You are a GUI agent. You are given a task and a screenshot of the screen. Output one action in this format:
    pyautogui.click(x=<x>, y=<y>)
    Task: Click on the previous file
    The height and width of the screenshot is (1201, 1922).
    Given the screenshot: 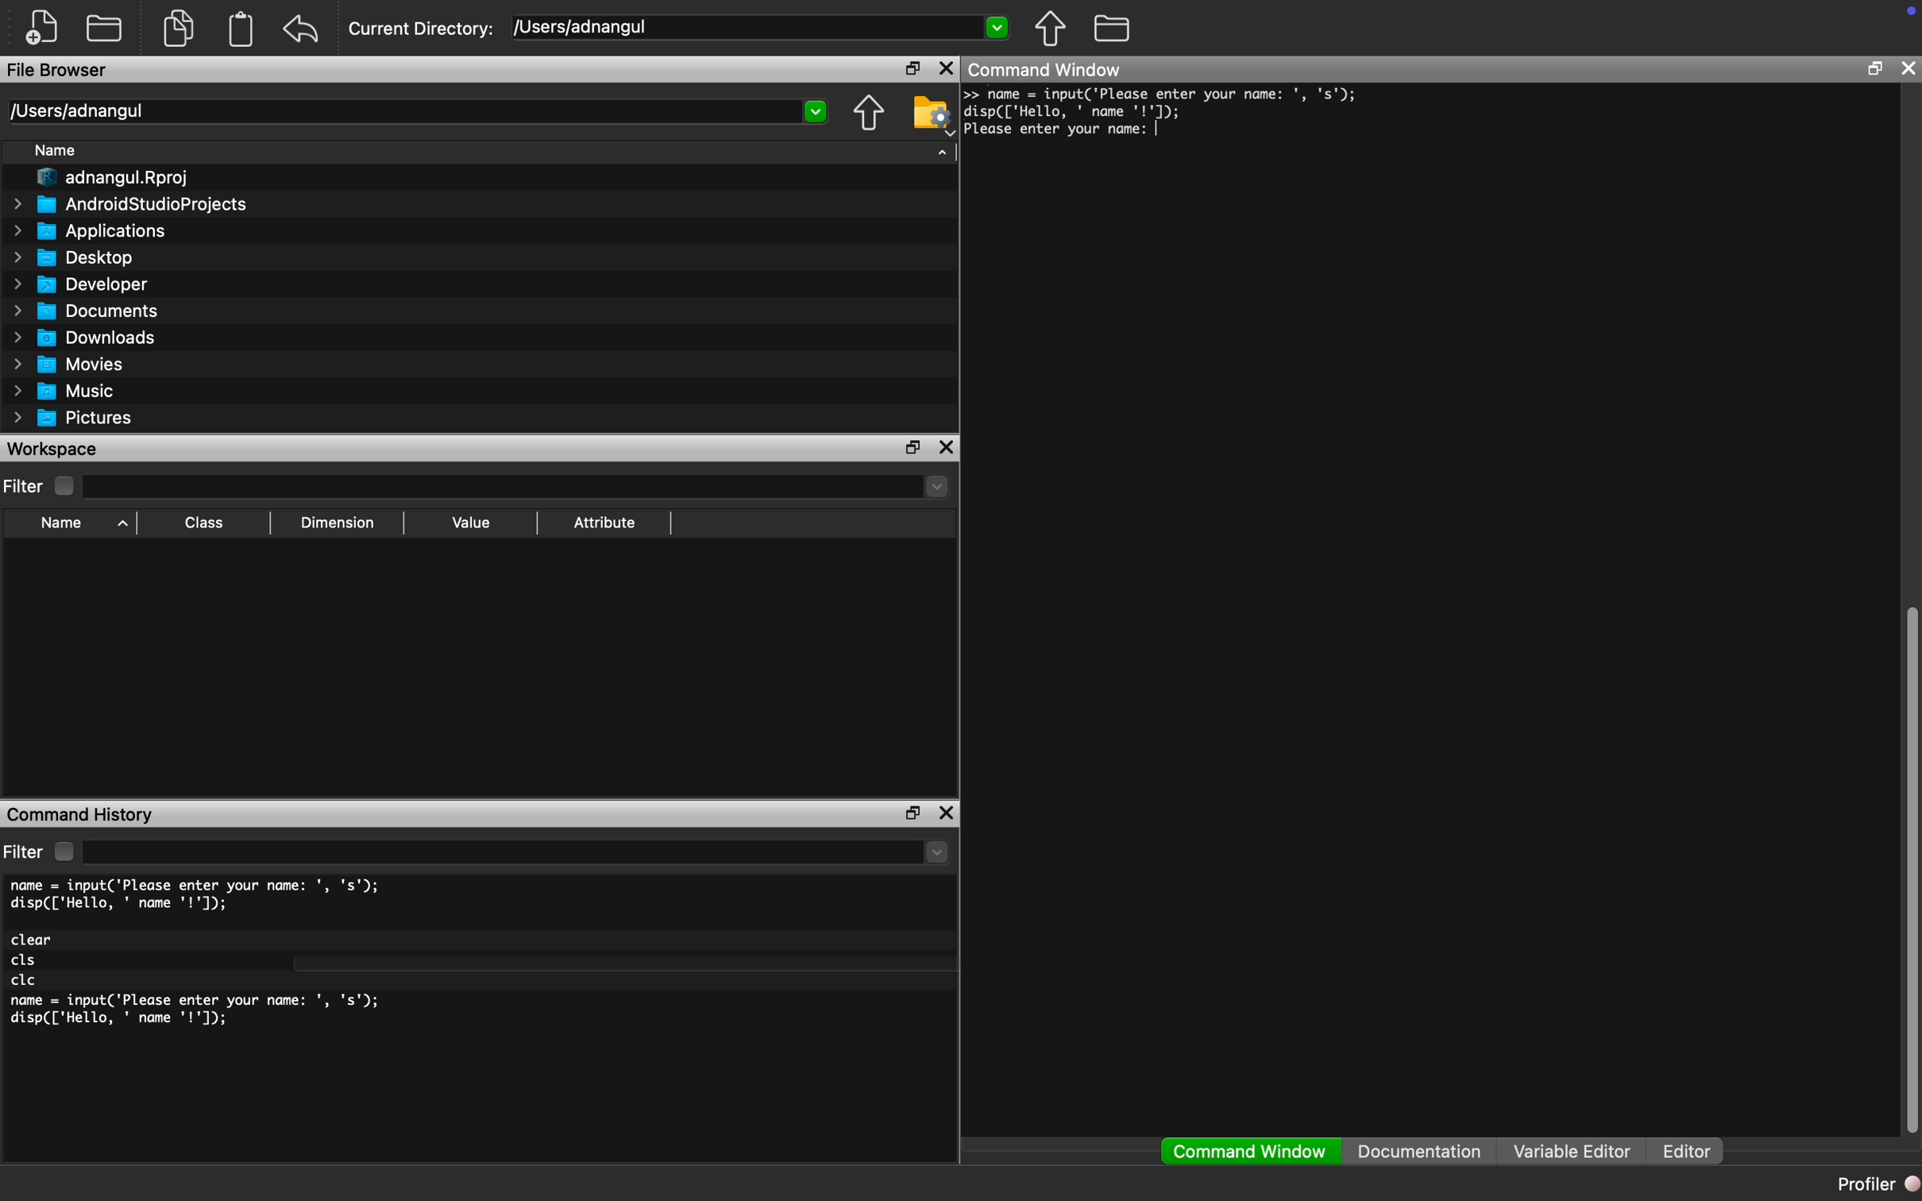 What is the action you would take?
    pyautogui.click(x=1052, y=29)
    